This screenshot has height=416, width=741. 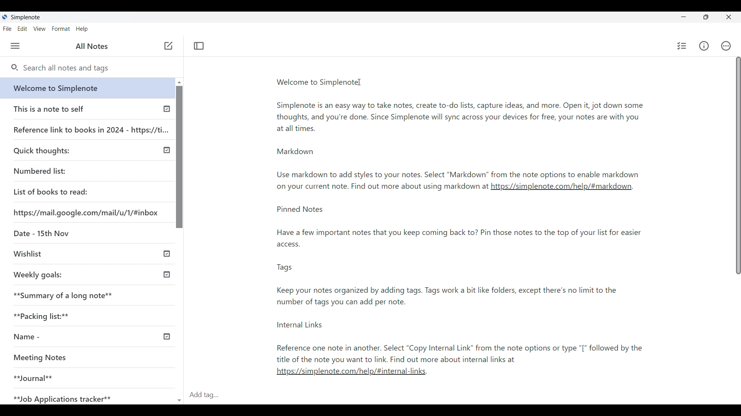 What do you see at coordinates (51, 191) in the screenshot?
I see `Listen of books to read` at bounding box center [51, 191].